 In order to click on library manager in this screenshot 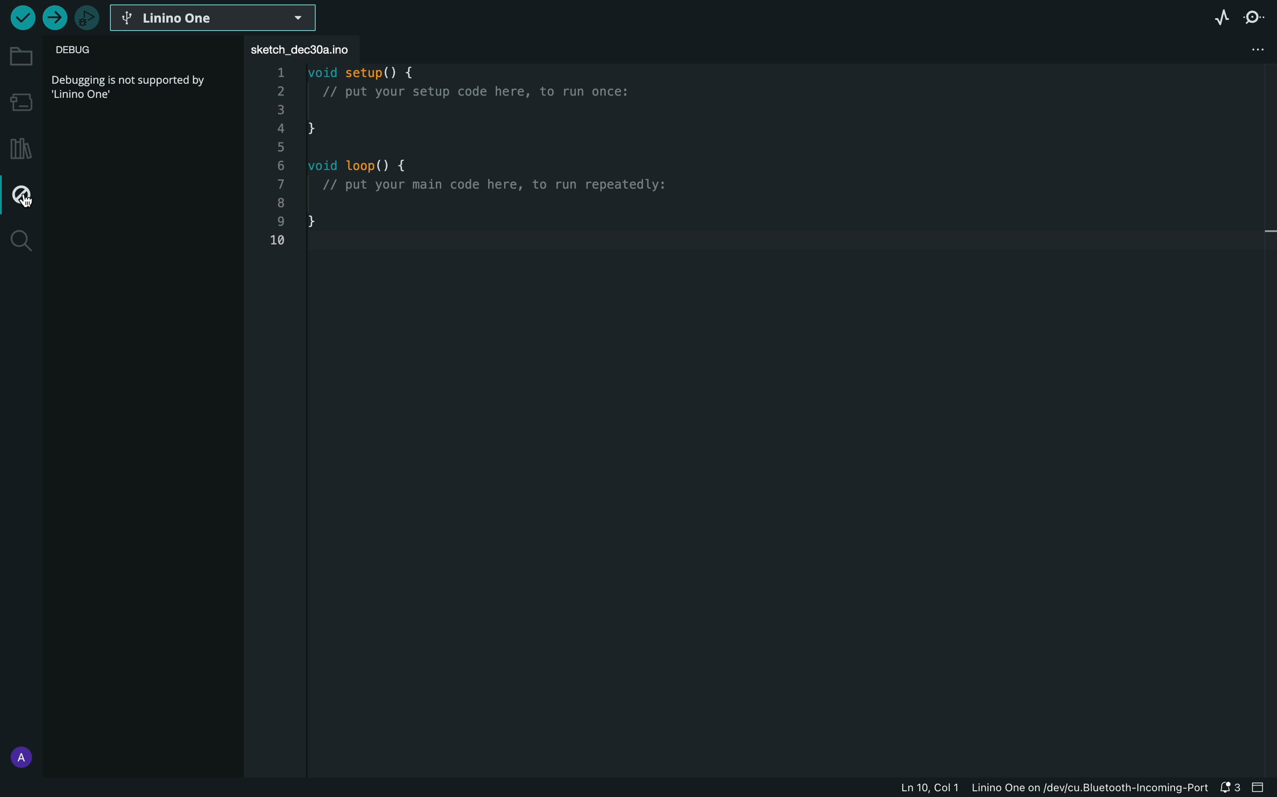, I will do `click(21, 149)`.